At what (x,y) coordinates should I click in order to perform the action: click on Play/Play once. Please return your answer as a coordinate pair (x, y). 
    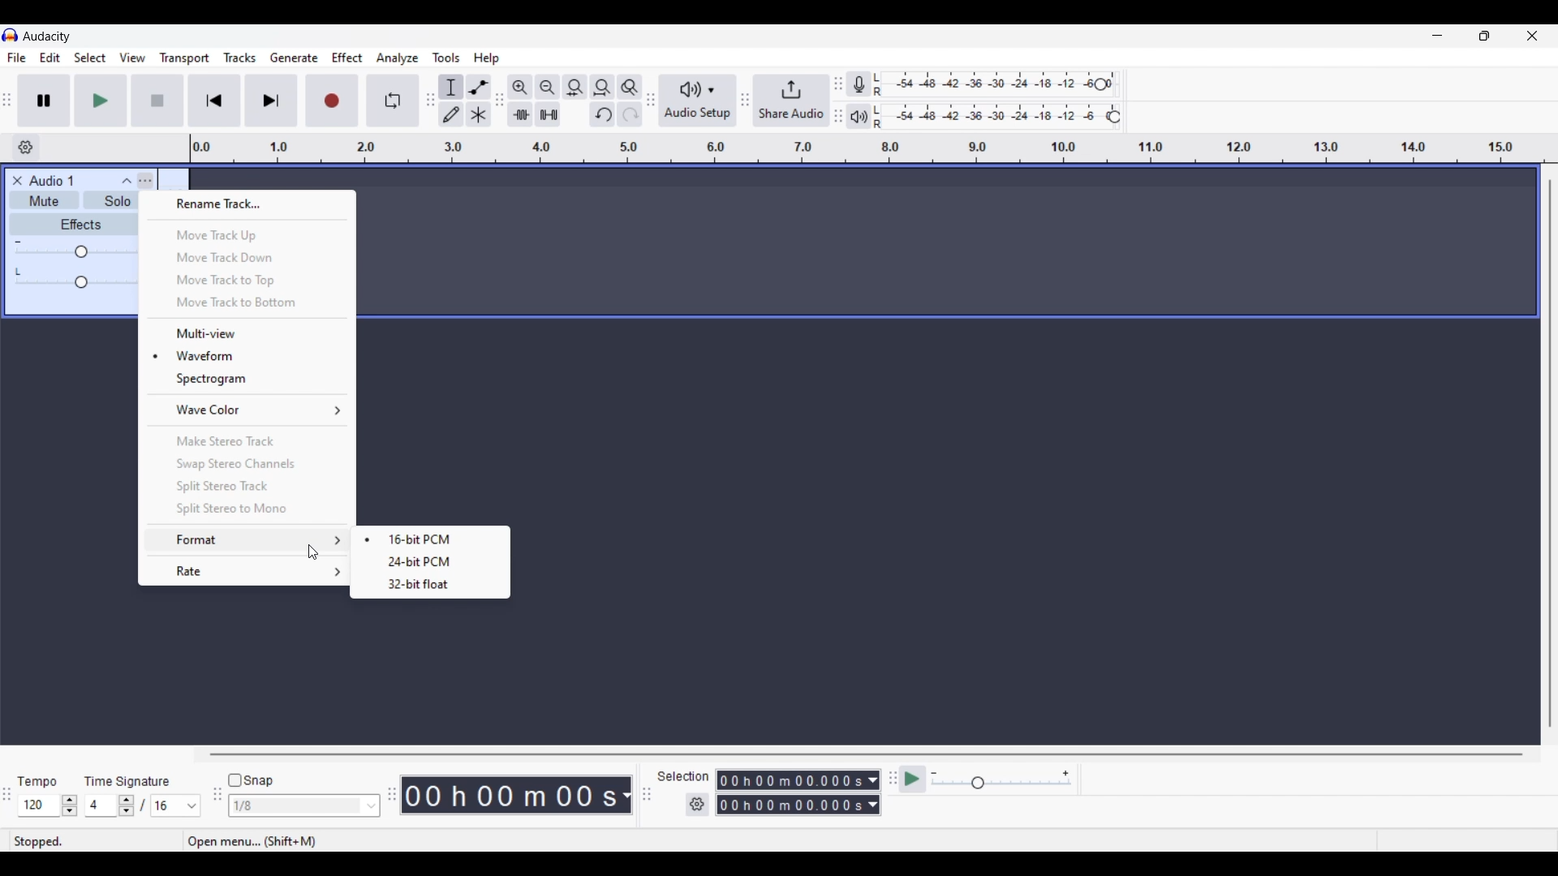
    Looking at the image, I should click on (101, 100).